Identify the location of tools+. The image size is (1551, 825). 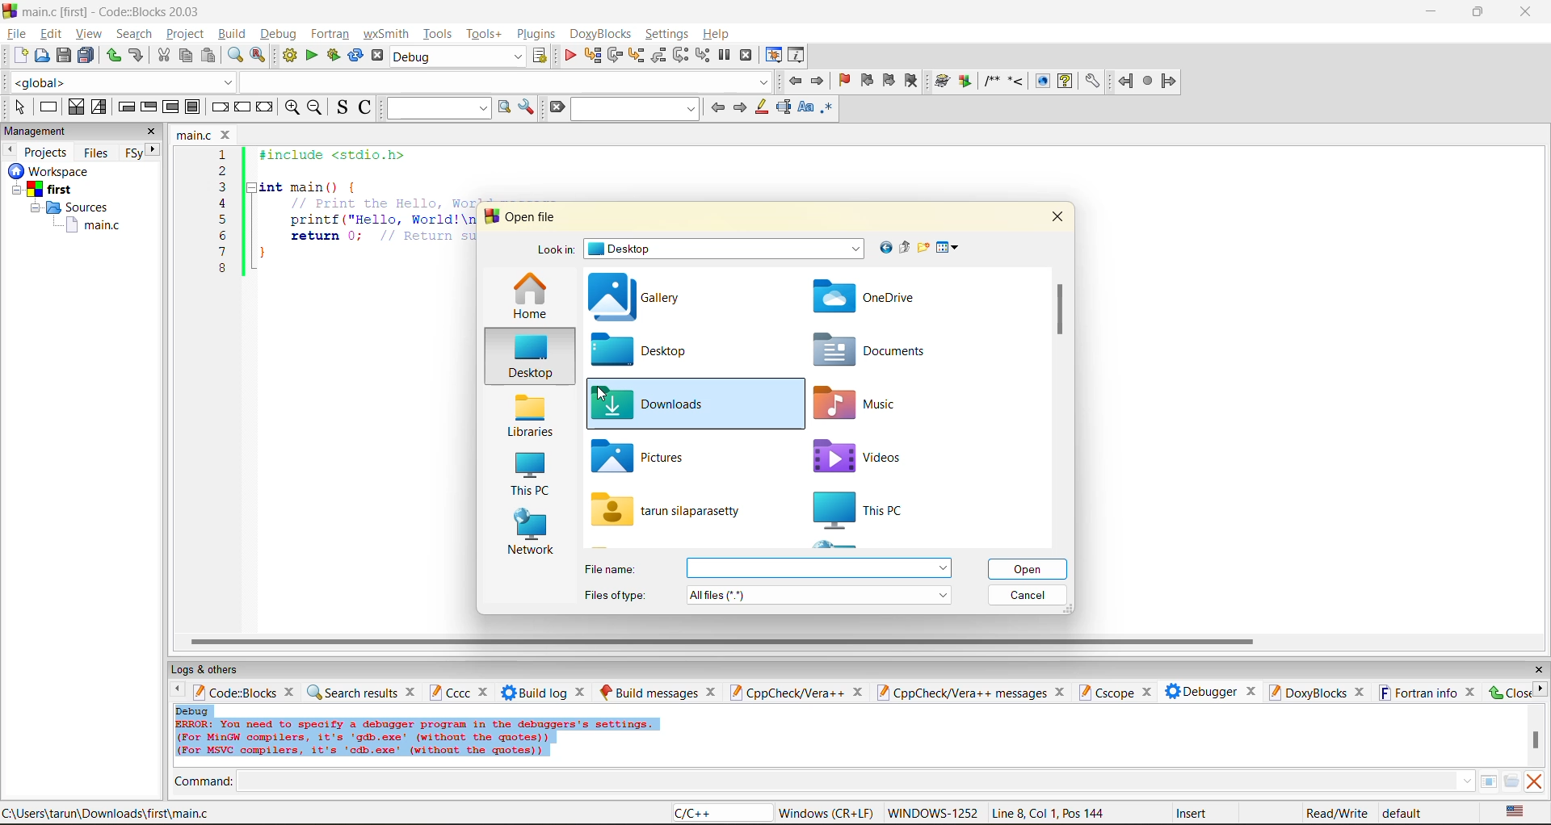
(484, 34).